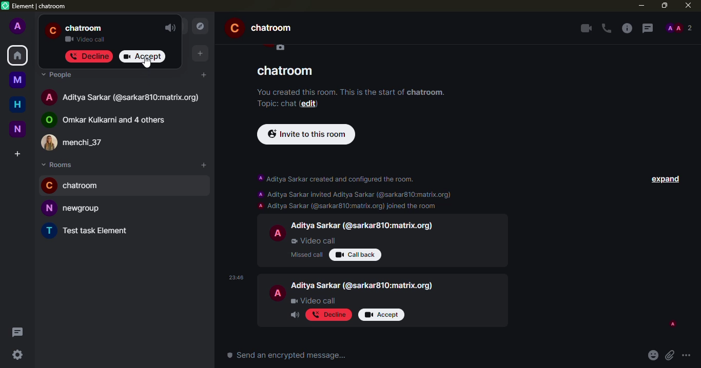 The height and width of the screenshot is (368, 701). What do you see at coordinates (310, 104) in the screenshot?
I see `edit` at bounding box center [310, 104].